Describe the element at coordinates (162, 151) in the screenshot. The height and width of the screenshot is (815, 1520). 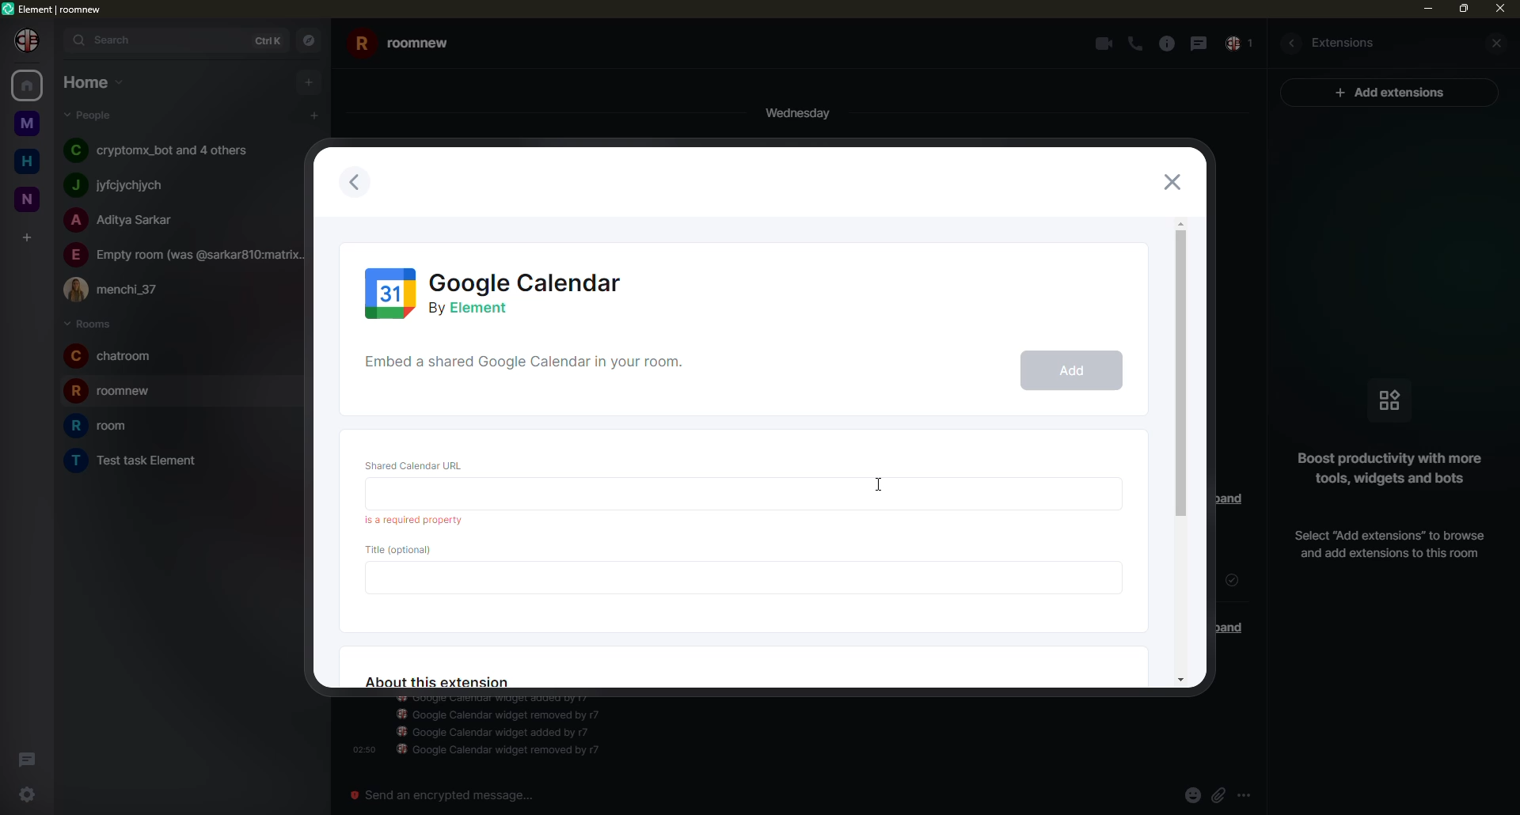
I see `people` at that location.